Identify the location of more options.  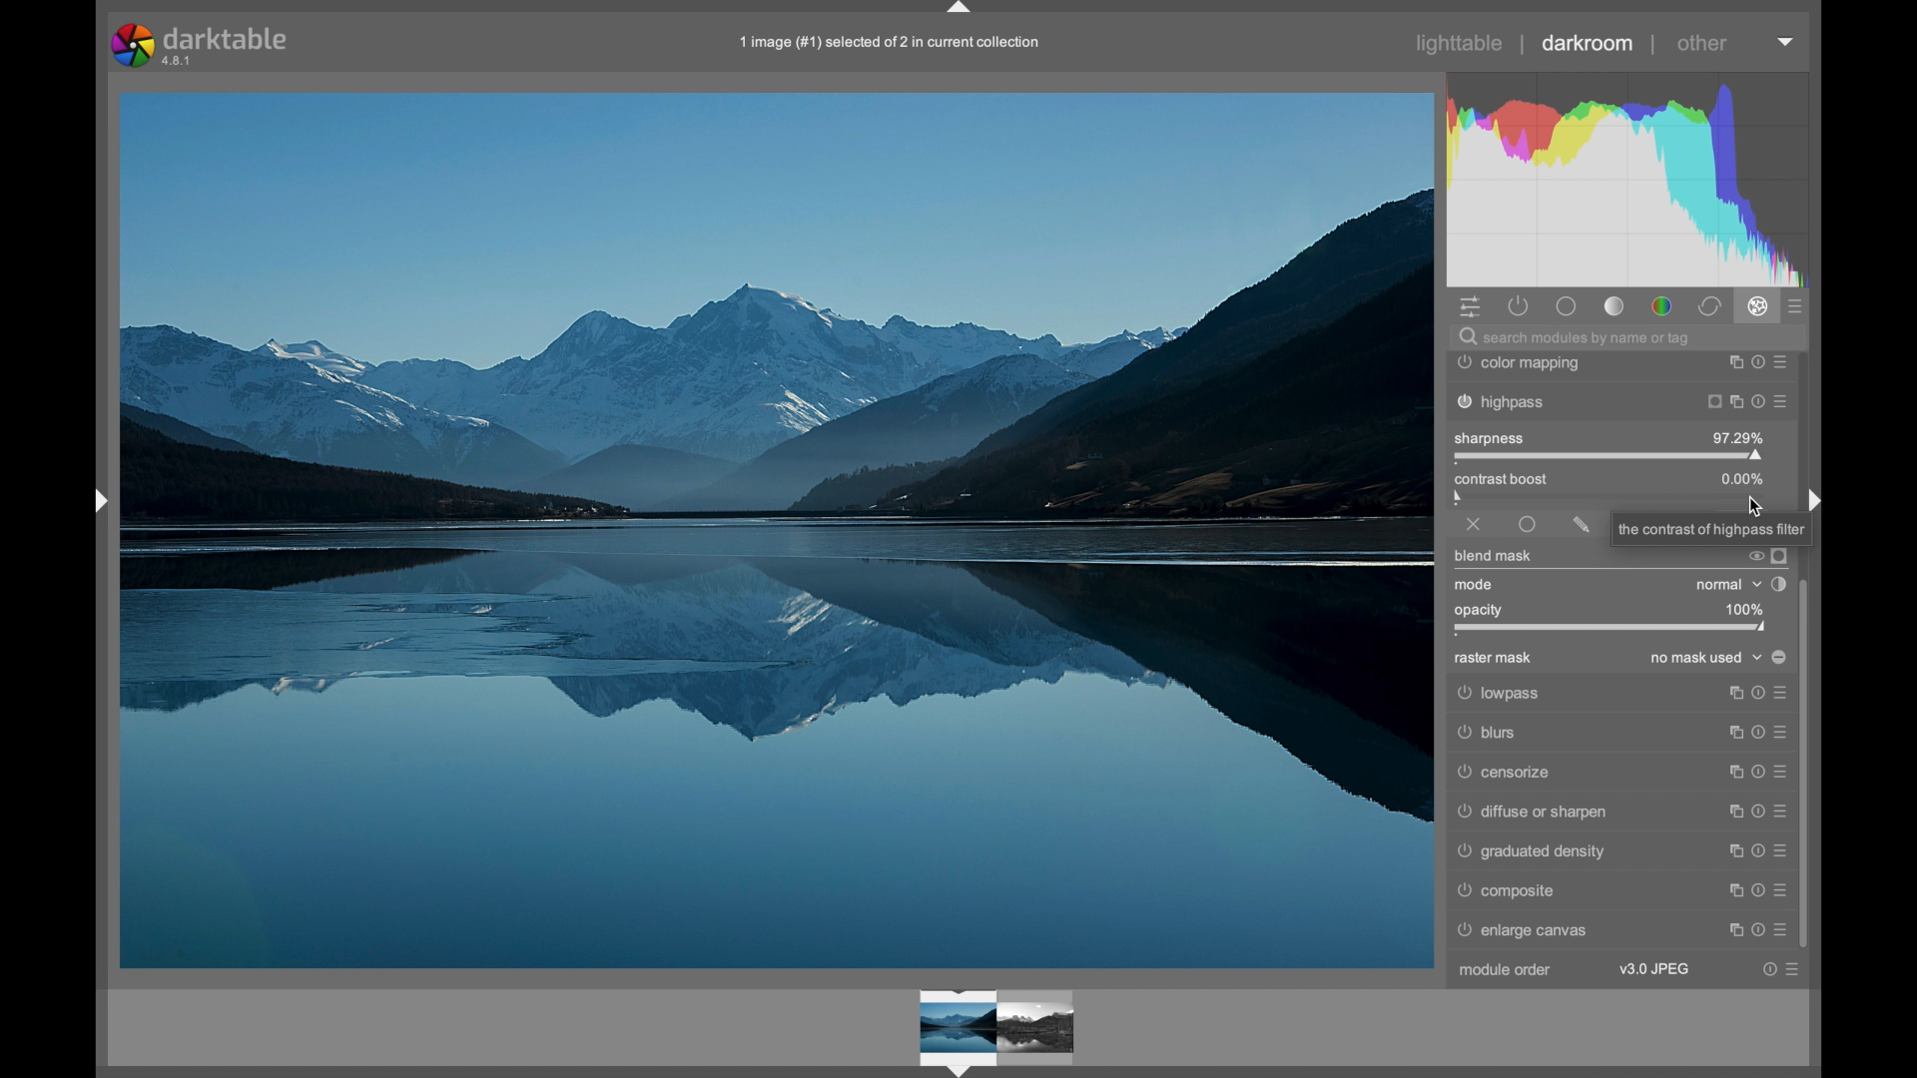
(1779, 970).